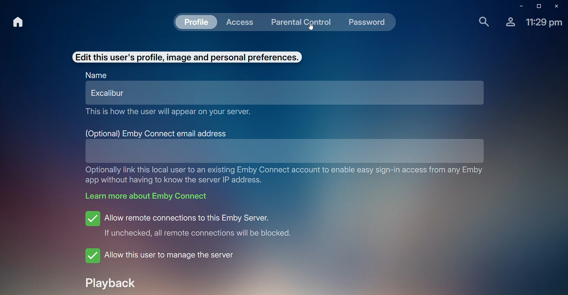 The image size is (568, 295). What do you see at coordinates (558, 6) in the screenshot?
I see `Close` at bounding box center [558, 6].